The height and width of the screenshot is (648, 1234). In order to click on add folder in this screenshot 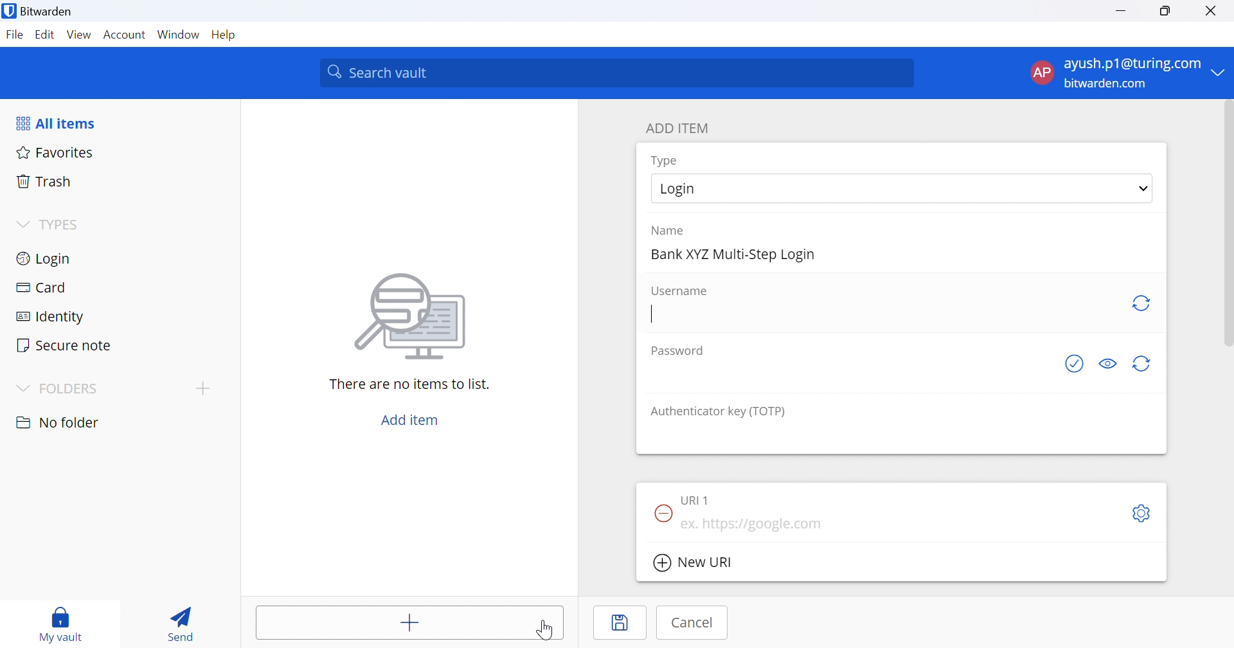, I will do `click(206, 388)`.